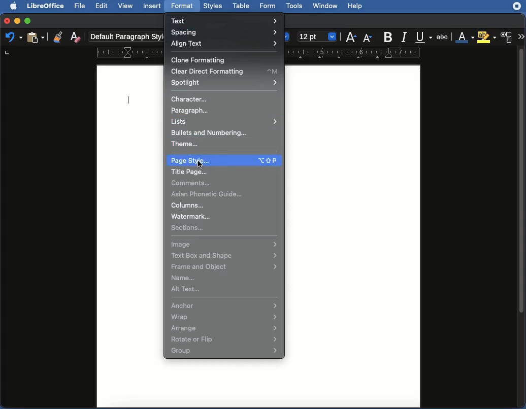 The width and height of the screenshot is (526, 409). I want to click on Lists, so click(225, 121).